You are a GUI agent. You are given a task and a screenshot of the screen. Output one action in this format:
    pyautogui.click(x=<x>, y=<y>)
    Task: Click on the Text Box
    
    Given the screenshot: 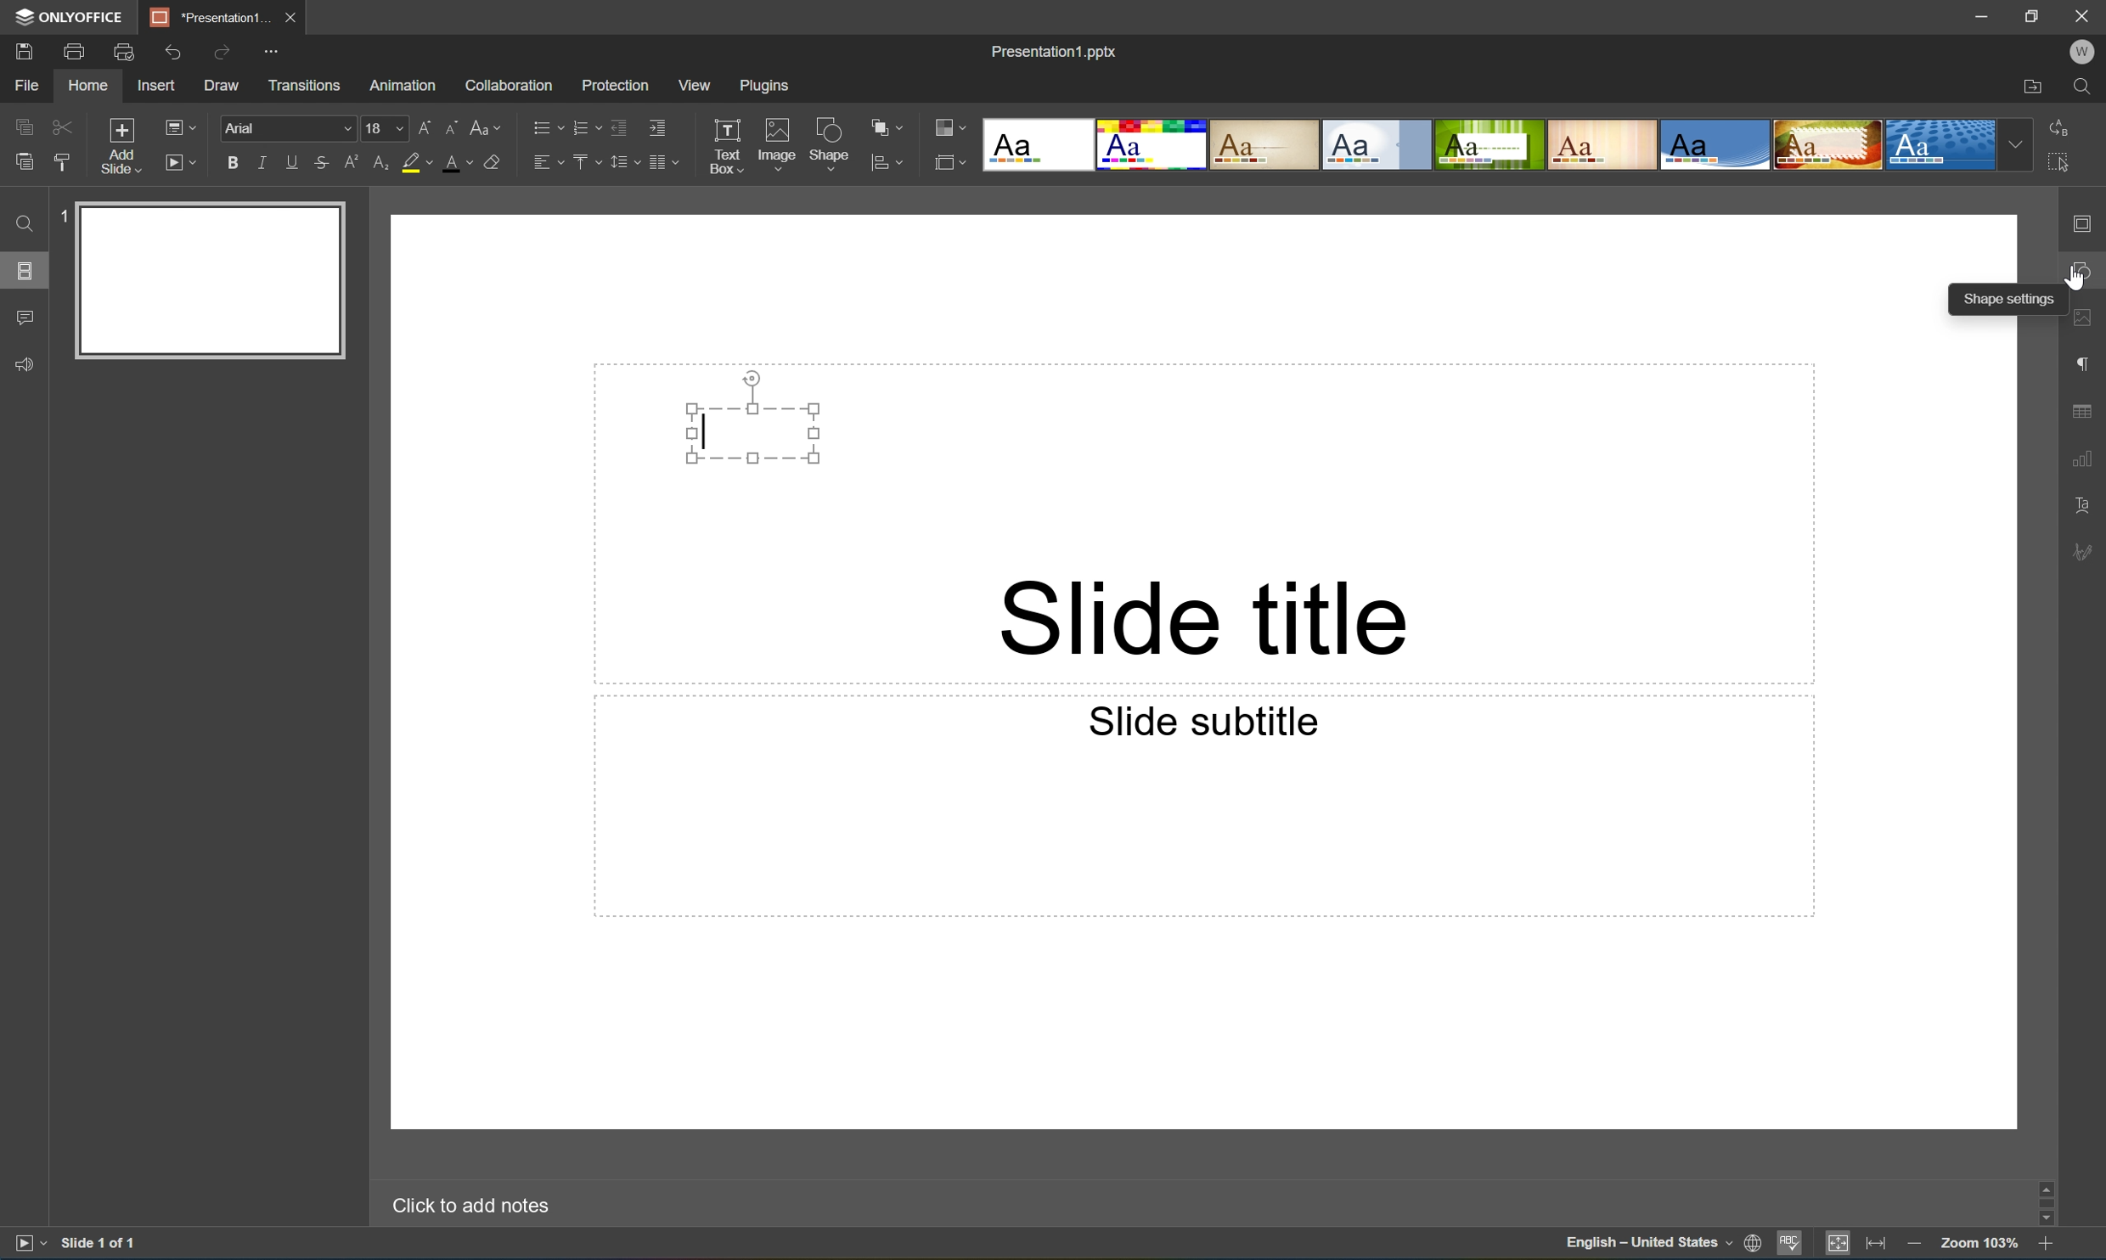 What is the action you would take?
    pyautogui.click(x=725, y=146)
    